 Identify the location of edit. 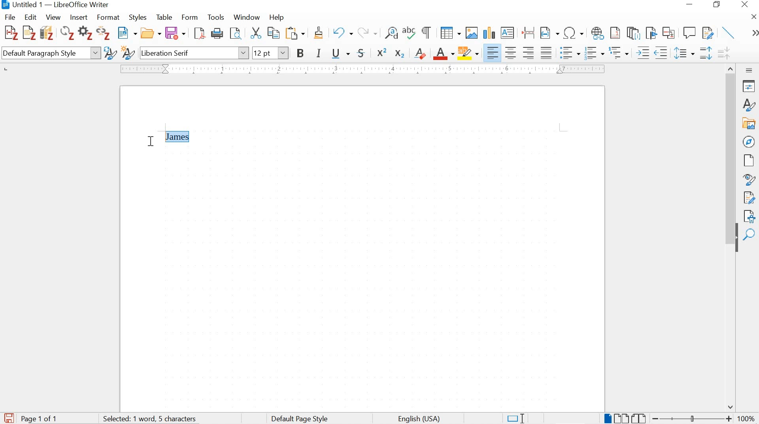
(31, 17).